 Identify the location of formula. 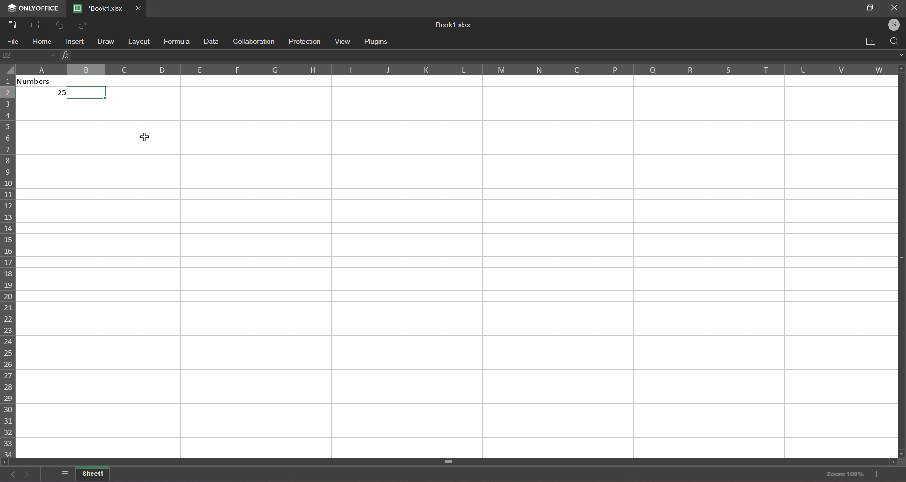
(176, 42).